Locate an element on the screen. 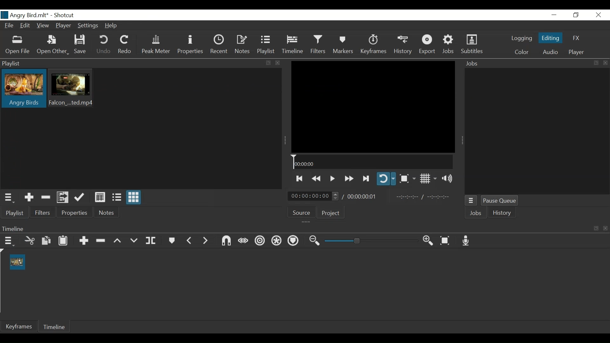 This screenshot has height=343, width=610. Show volume control is located at coordinates (448, 179).